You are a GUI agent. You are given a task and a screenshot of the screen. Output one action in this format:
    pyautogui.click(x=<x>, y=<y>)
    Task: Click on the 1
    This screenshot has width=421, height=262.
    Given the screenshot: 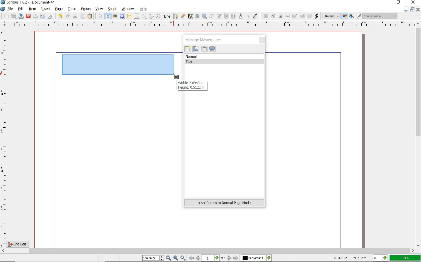 What is the action you would take?
    pyautogui.click(x=211, y=258)
    